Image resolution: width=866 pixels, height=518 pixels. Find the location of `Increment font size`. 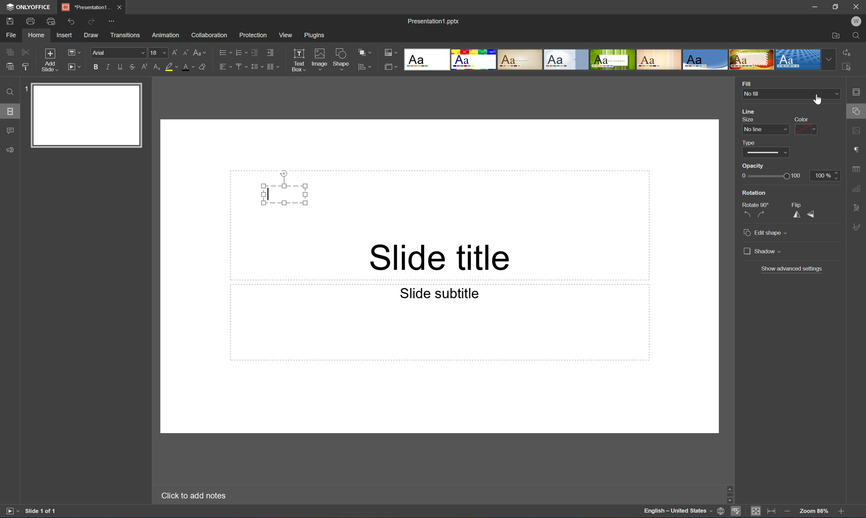

Increment font size is located at coordinates (173, 51).